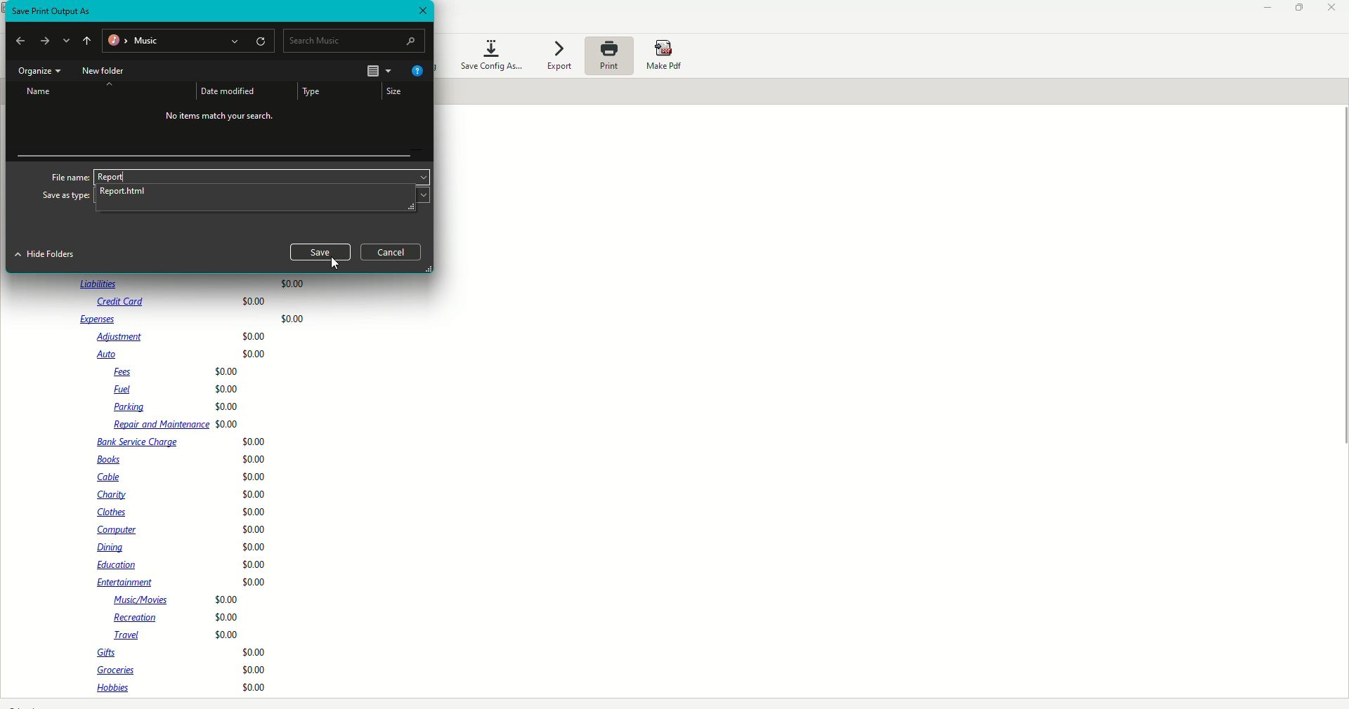 This screenshot has height=709, width=1349. Describe the element at coordinates (321, 251) in the screenshot. I see `Save` at that location.